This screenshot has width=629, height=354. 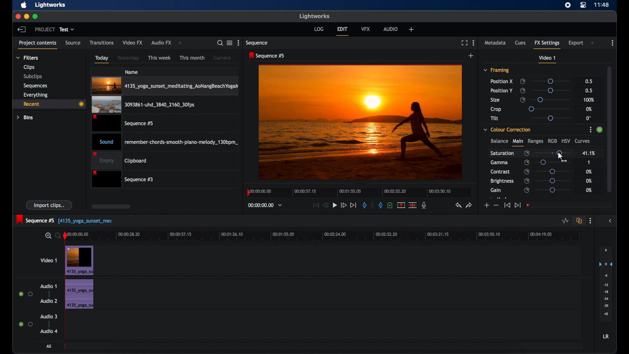 I want to click on back, so click(x=22, y=29).